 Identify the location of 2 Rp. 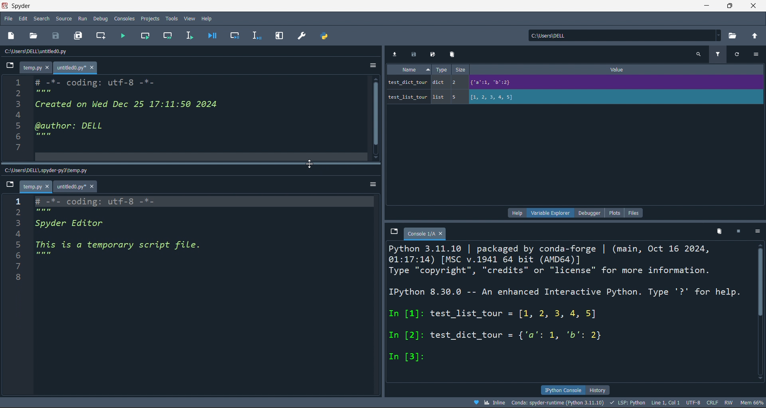
(45, 211).